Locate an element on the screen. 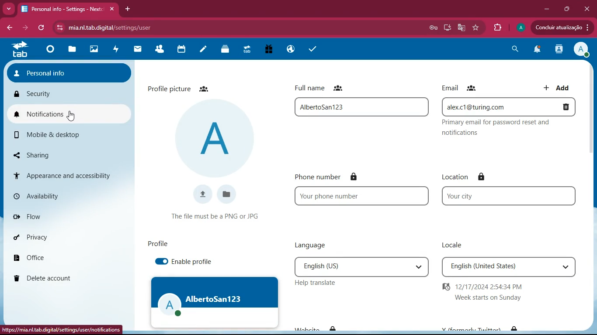 Image resolution: width=597 pixels, height=335 pixels. url is located at coordinates (125, 26).